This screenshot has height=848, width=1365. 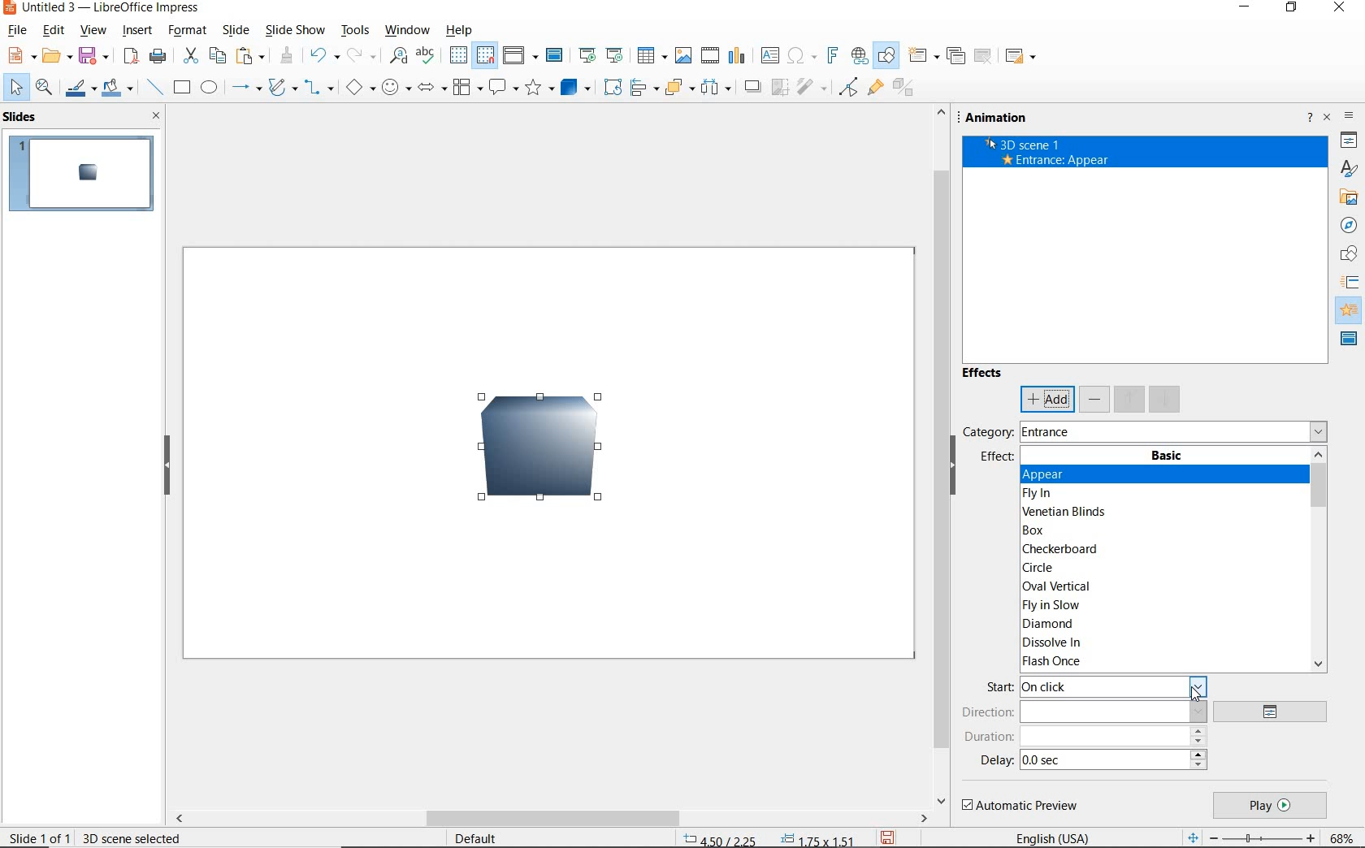 What do you see at coordinates (1061, 474) in the screenshot?
I see `APPEAR` at bounding box center [1061, 474].